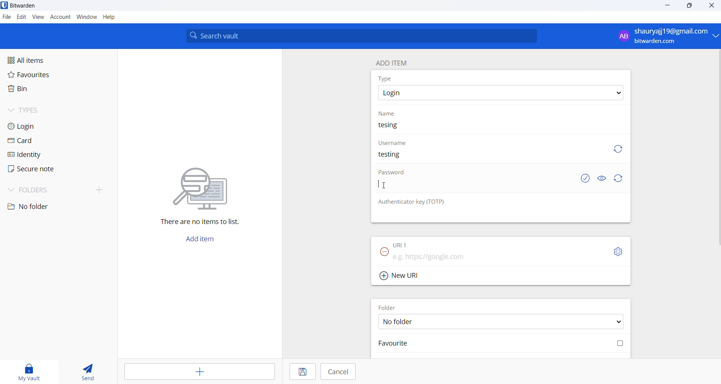 Image resolution: width=721 pixels, height=384 pixels. I want to click on secure note, so click(30, 169).